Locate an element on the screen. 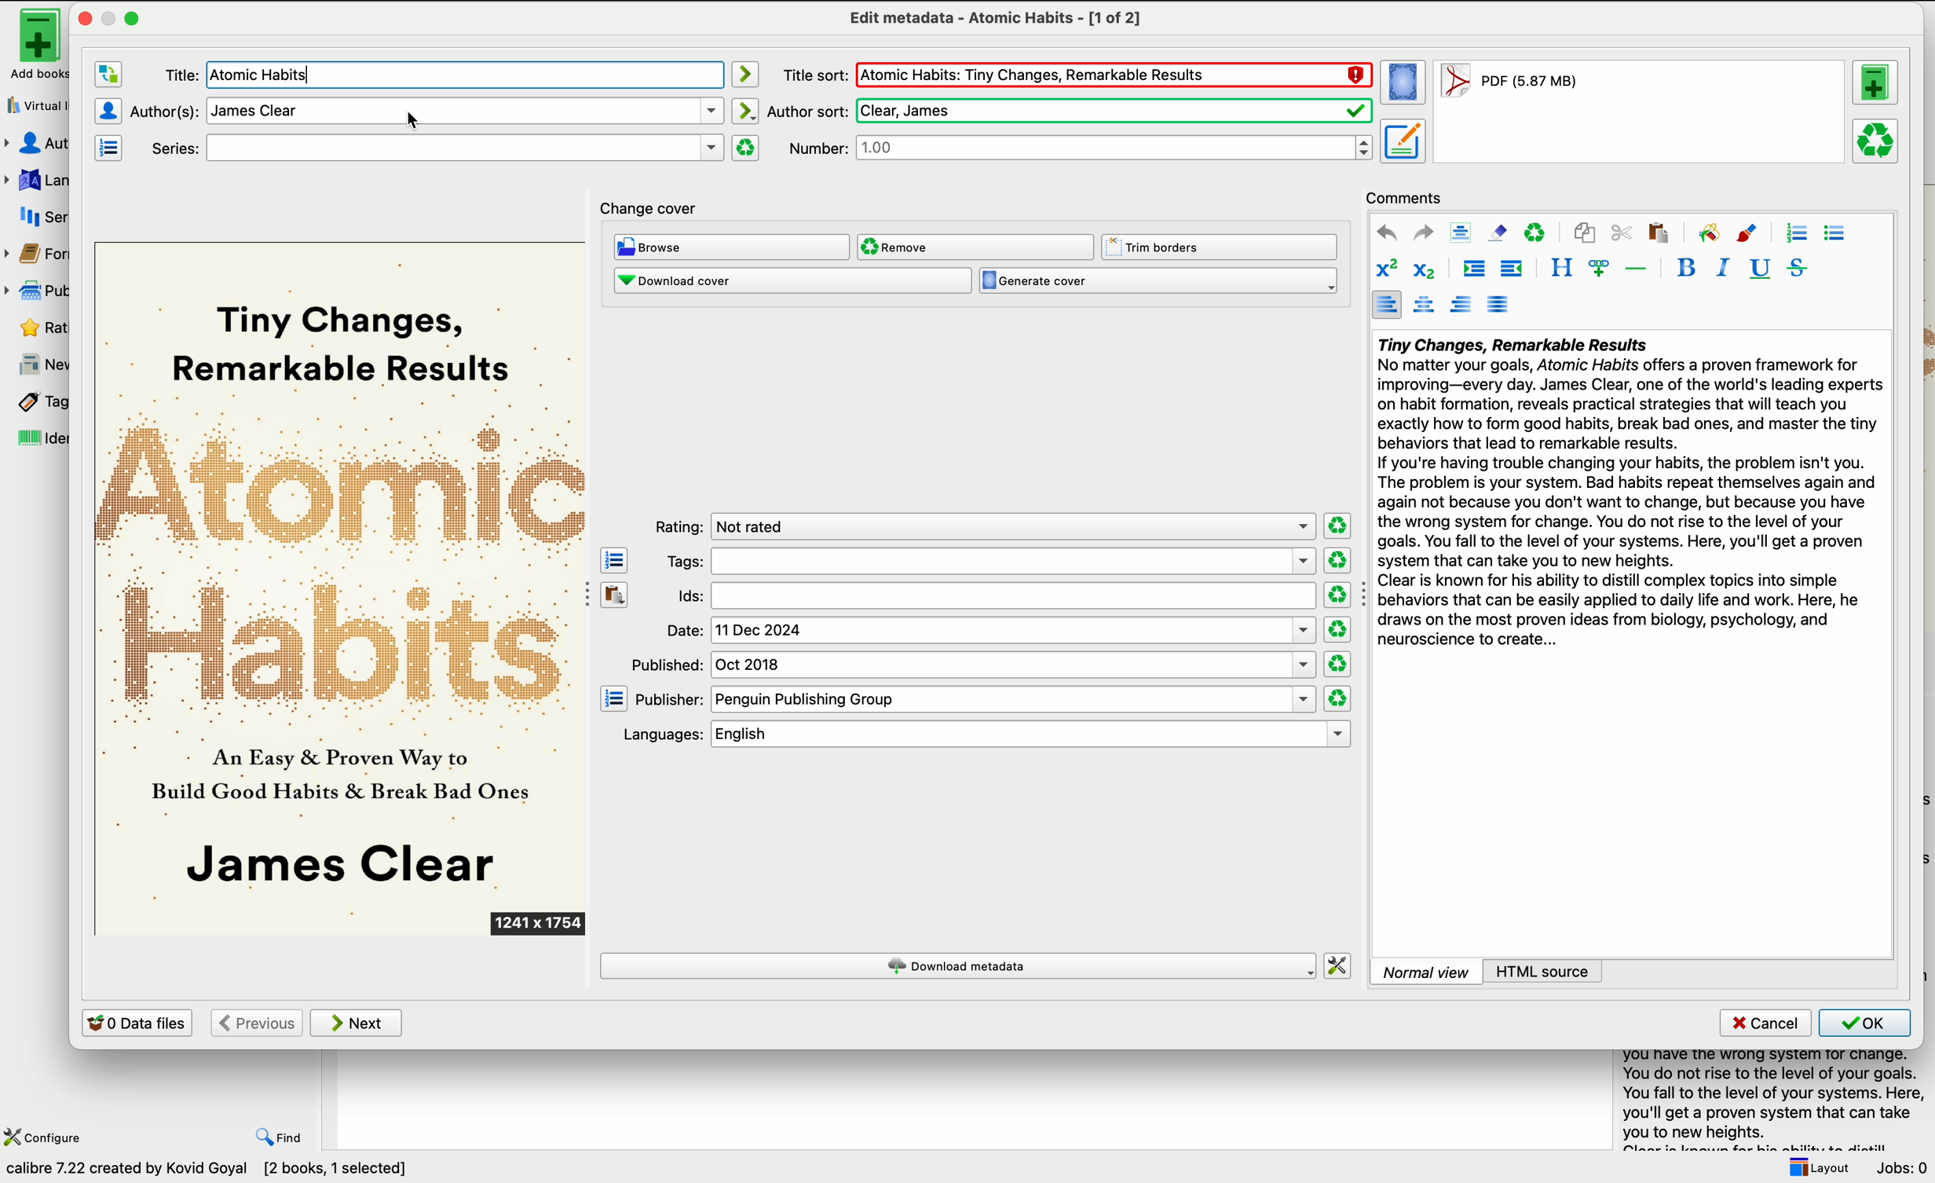  summary book is located at coordinates (1767, 1097).